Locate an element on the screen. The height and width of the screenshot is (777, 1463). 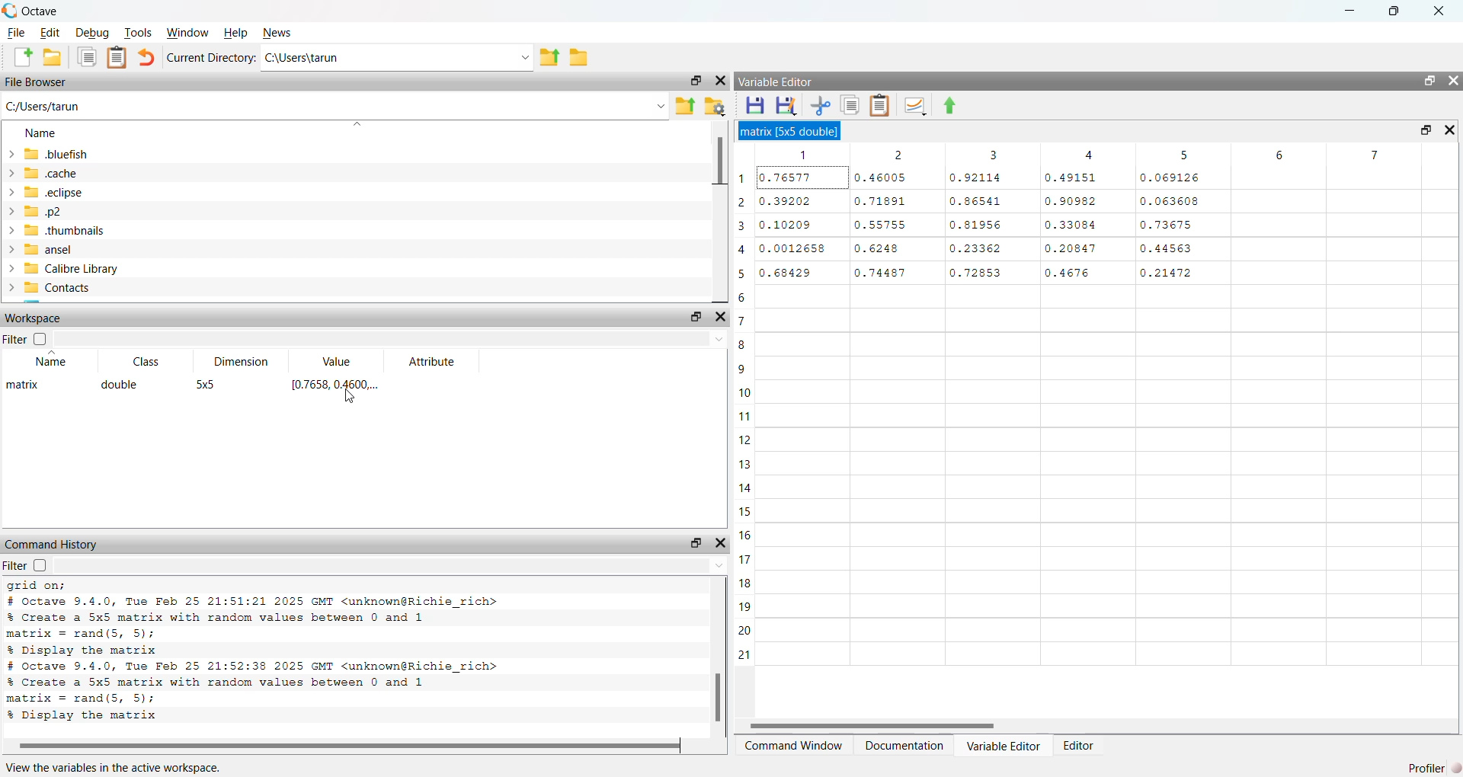
notes is located at coordinates (120, 57).